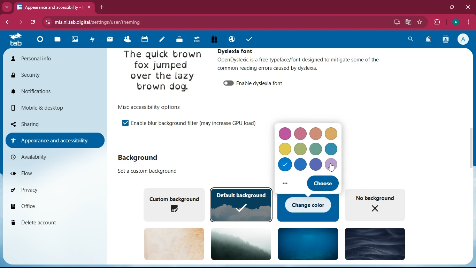 The width and height of the screenshot is (476, 268). What do you see at coordinates (302, 133) in the screenshot?
I see `color` at bounding box center [302, 133].